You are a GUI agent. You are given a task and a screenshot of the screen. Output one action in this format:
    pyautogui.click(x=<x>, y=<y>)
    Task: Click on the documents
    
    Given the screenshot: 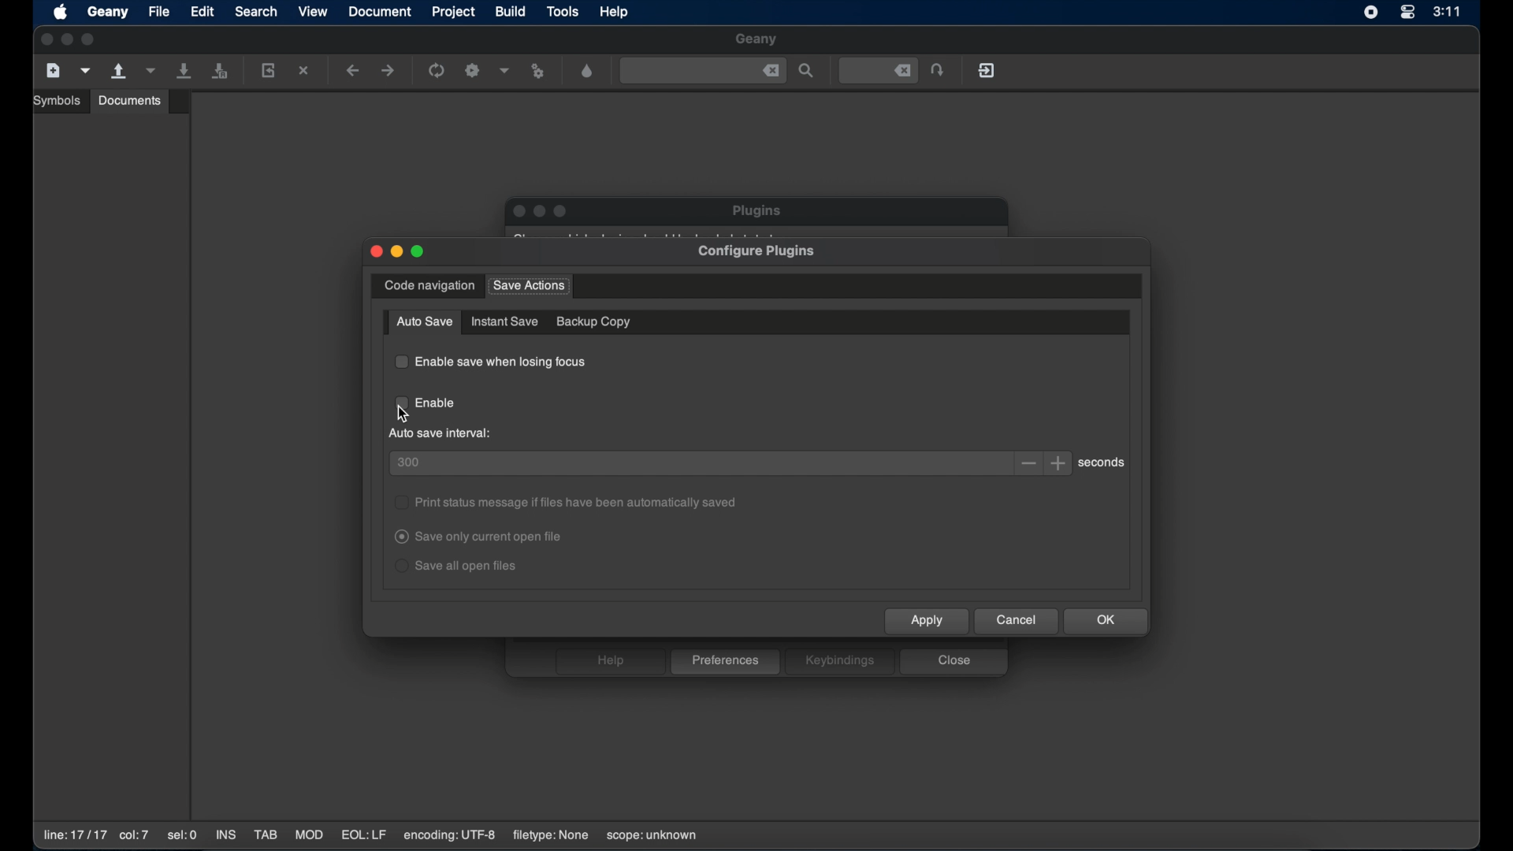 What is the action you would take?
    pyautogui.click(x=130, y=100)
    